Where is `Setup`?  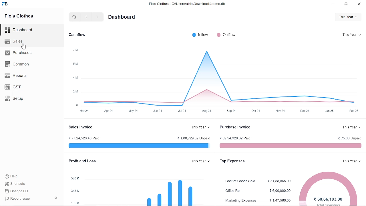 Setup is located at coordinates (20, 98).